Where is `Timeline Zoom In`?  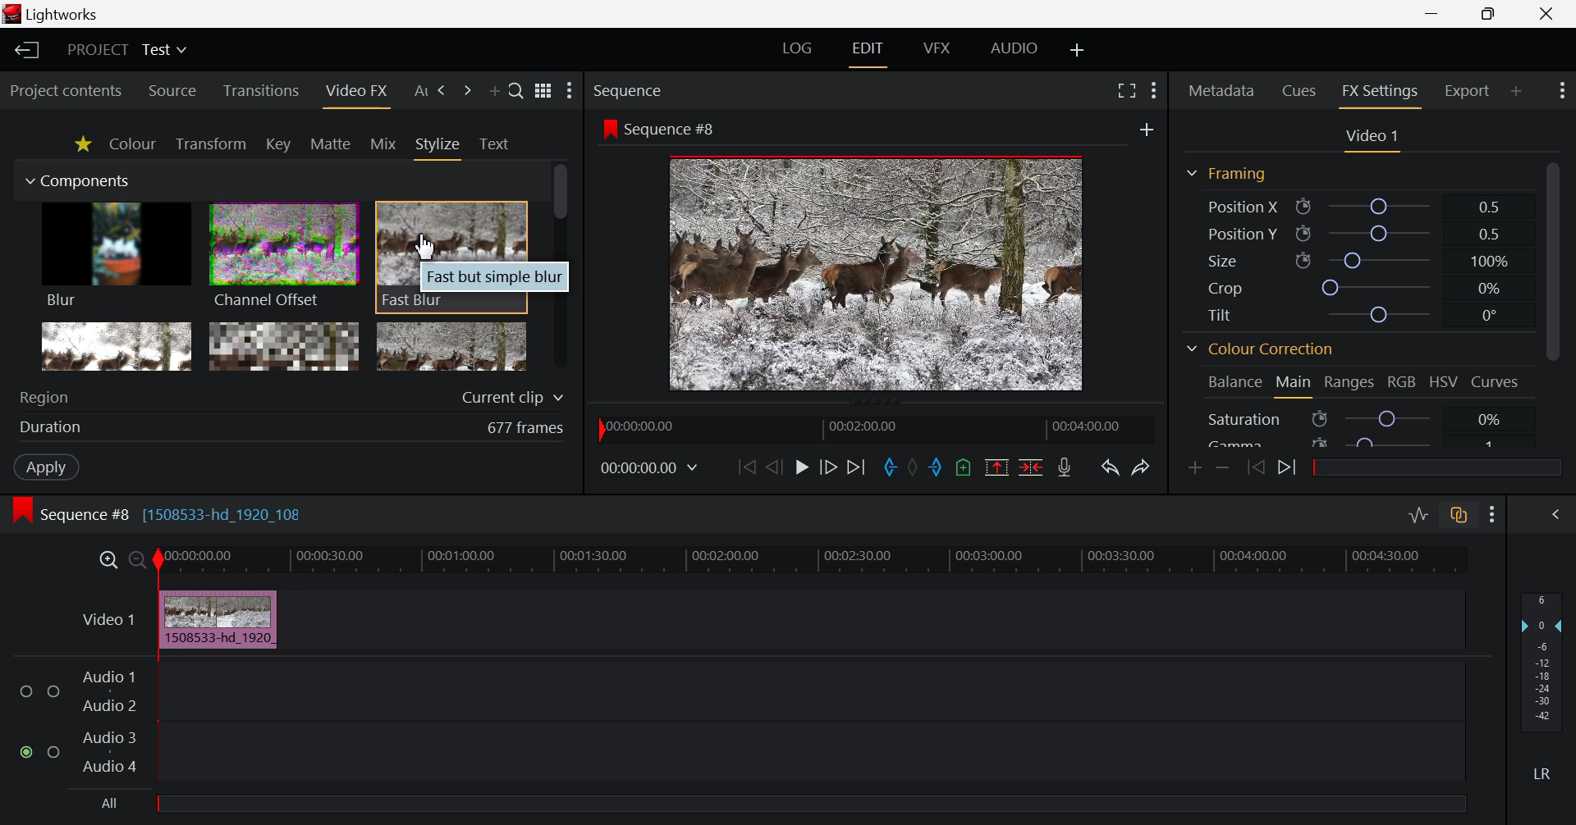 Timeline Zoom In is located at coordinates (107, 560).